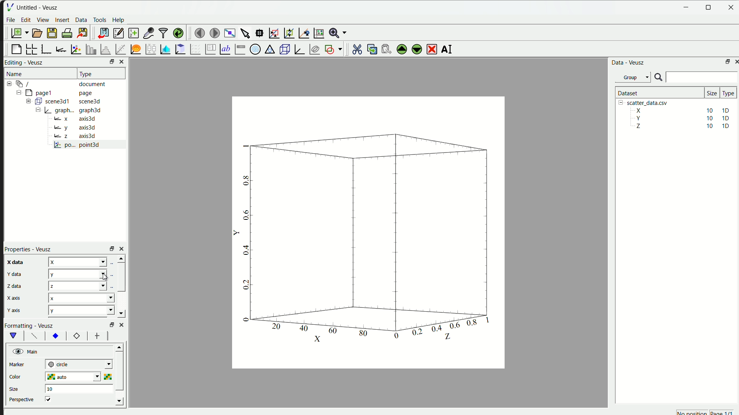 The image size is (739, 415). What do you see at coordinates (726, 61) in the screenshot?
I see `maximize` at bounding box center [726, 61].